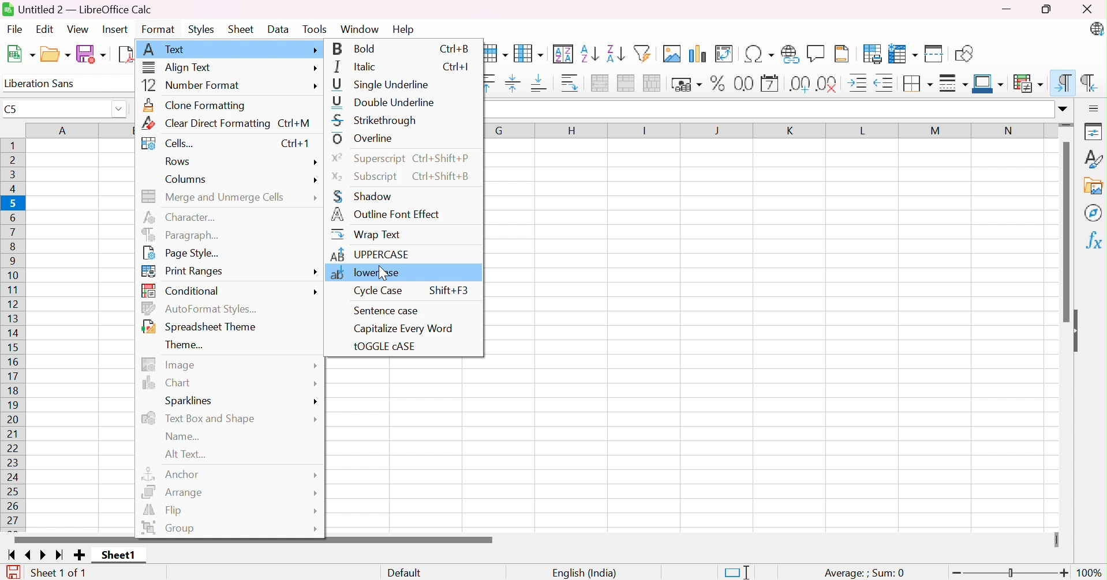 The height and width of the screenshot is (580, 1107). What do you see at coordinates (195, 86) in the screenshot?
I see `Number Format` at bounding box center [195, 86].